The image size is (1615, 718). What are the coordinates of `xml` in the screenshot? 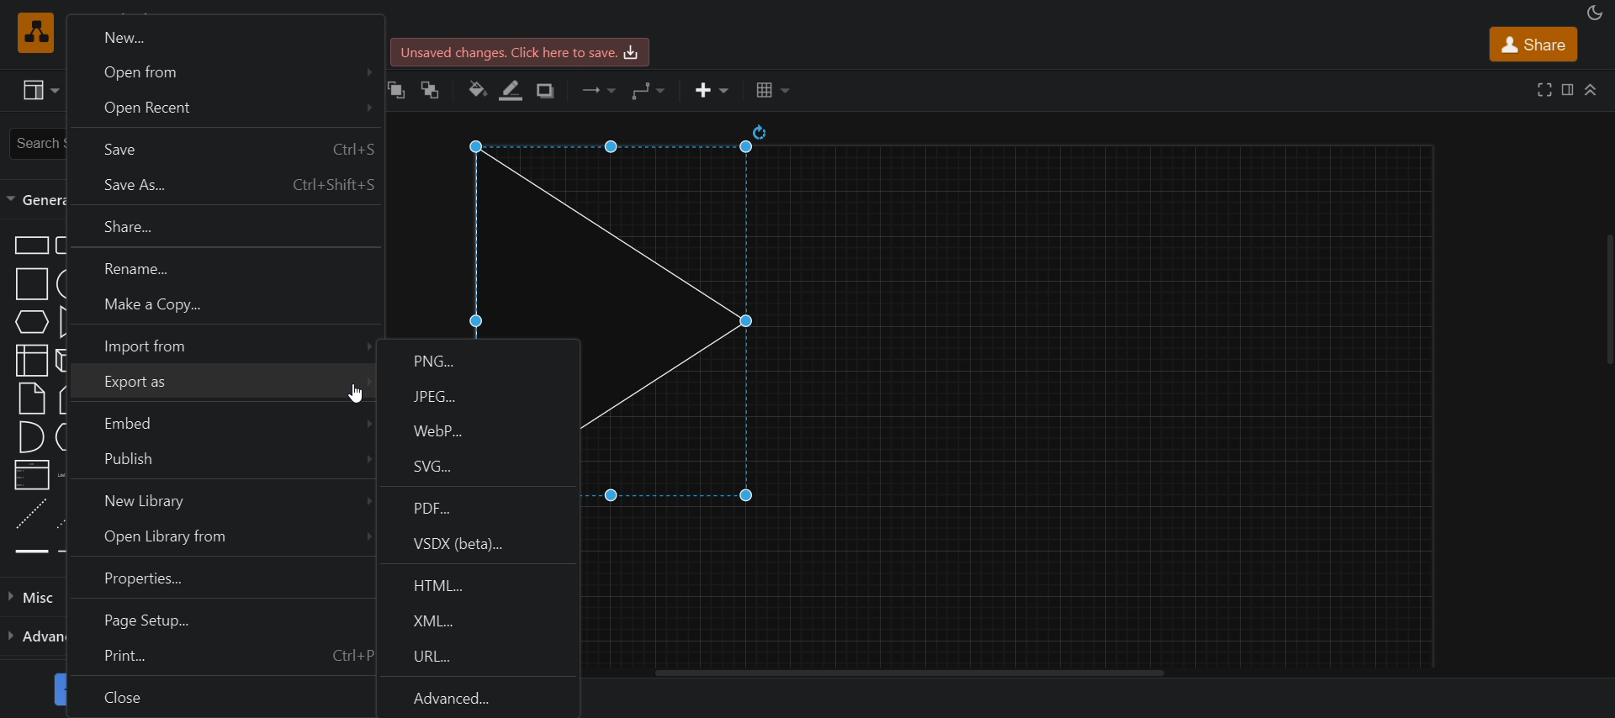 It's located at (480, 619).